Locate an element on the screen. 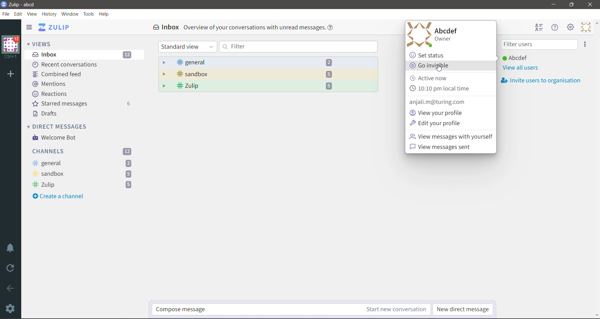  View your profile is located at coordinates (438, 113).